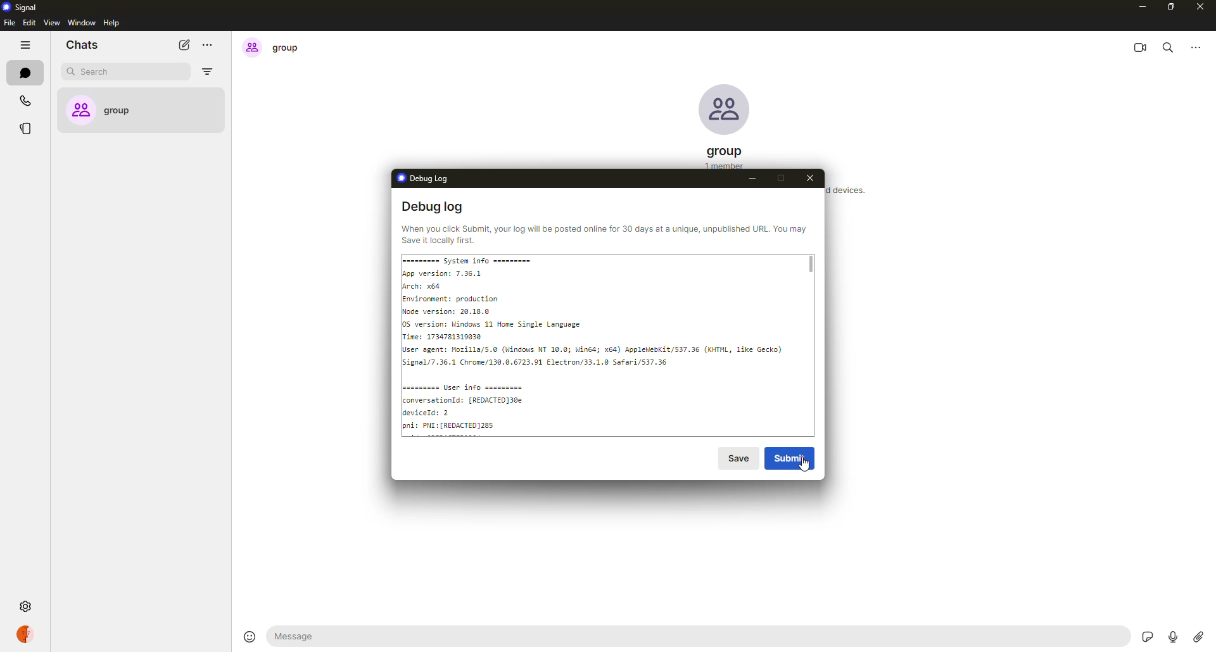 This screenshot has width=1216, height=652. What do you see at coordinates (111, 23) in the screenshot?
I see `help` at bounding box center [111, 23].